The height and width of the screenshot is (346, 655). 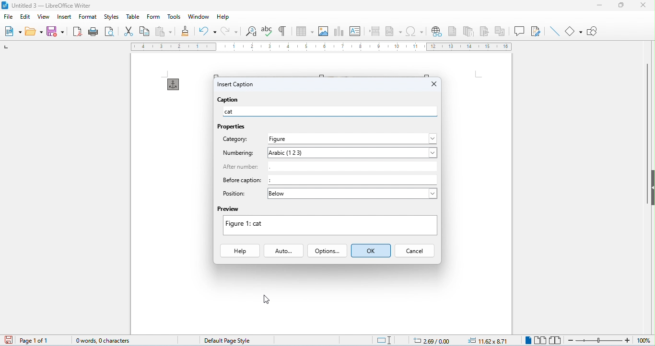 What do you see at coordinates (527, 340) in the screenshot?
I see `single view` at bounding box center [527, 340].